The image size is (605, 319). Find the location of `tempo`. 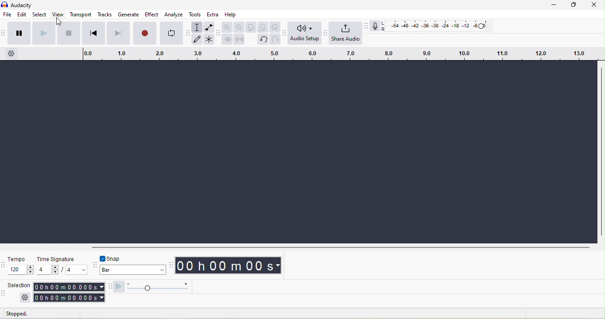

tempo is located at coordinates (18, 259).